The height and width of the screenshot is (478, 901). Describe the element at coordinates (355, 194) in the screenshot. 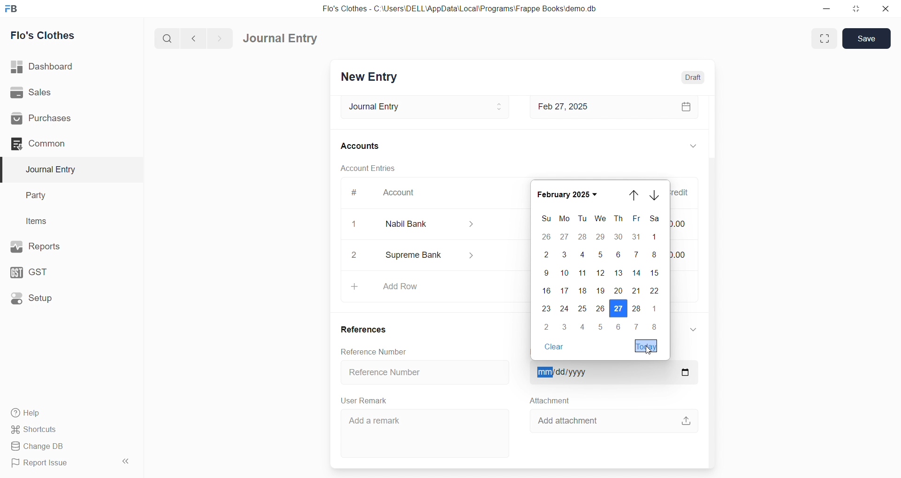

I see `#` at that location.